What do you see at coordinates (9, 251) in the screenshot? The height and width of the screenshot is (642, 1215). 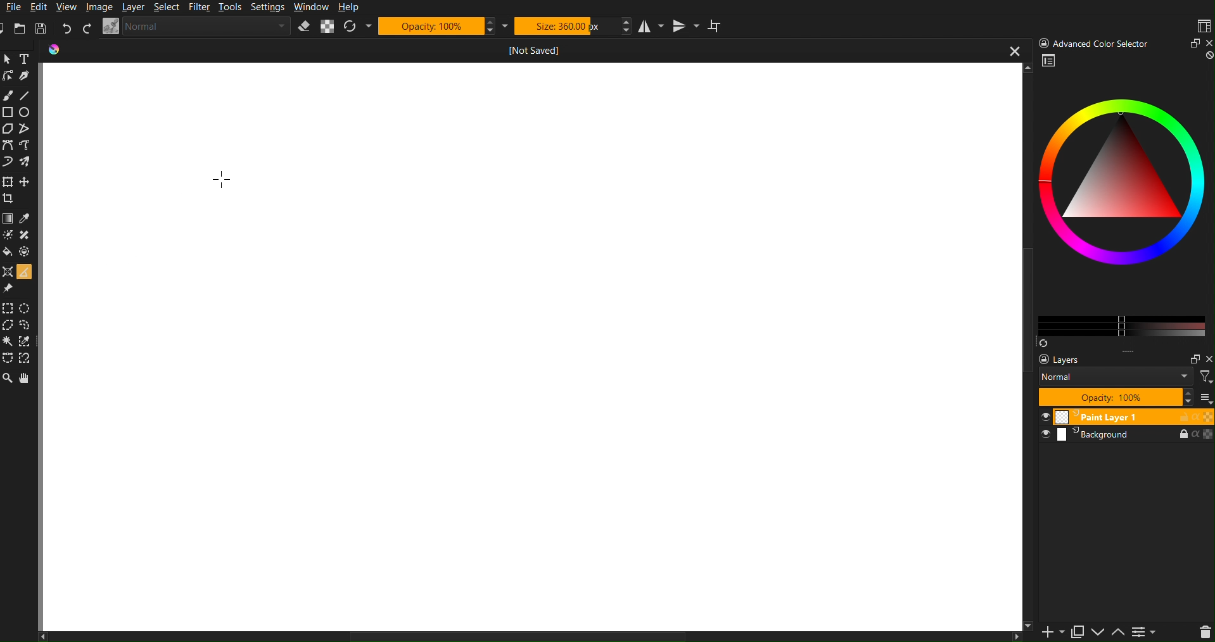 I see `Fill` at bounding box center [9, 251].